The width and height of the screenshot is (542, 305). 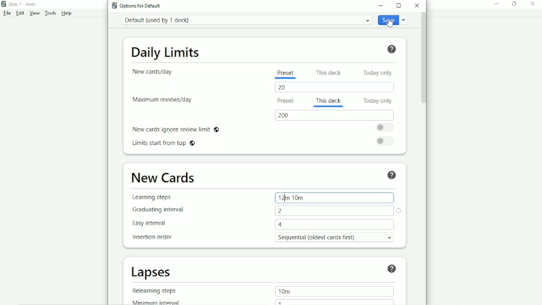 I want to click on This deck, so click(x=328, y=102).